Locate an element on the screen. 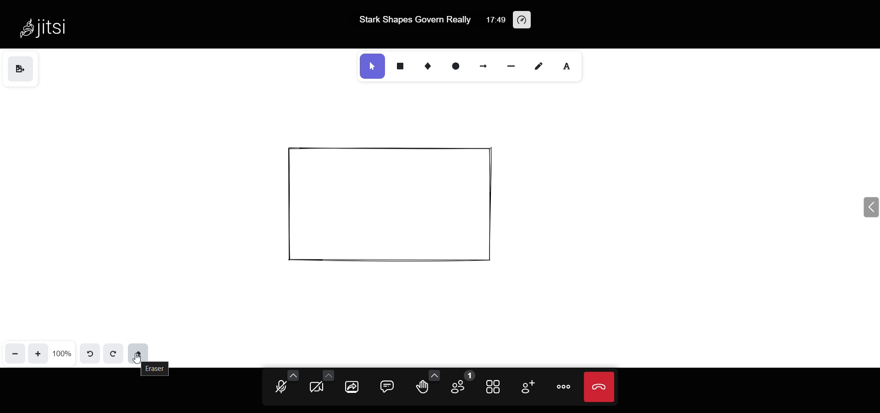 Image resolution: width=880 pixels, height=413 pixels. diamond is located at coordinates (429, 67).